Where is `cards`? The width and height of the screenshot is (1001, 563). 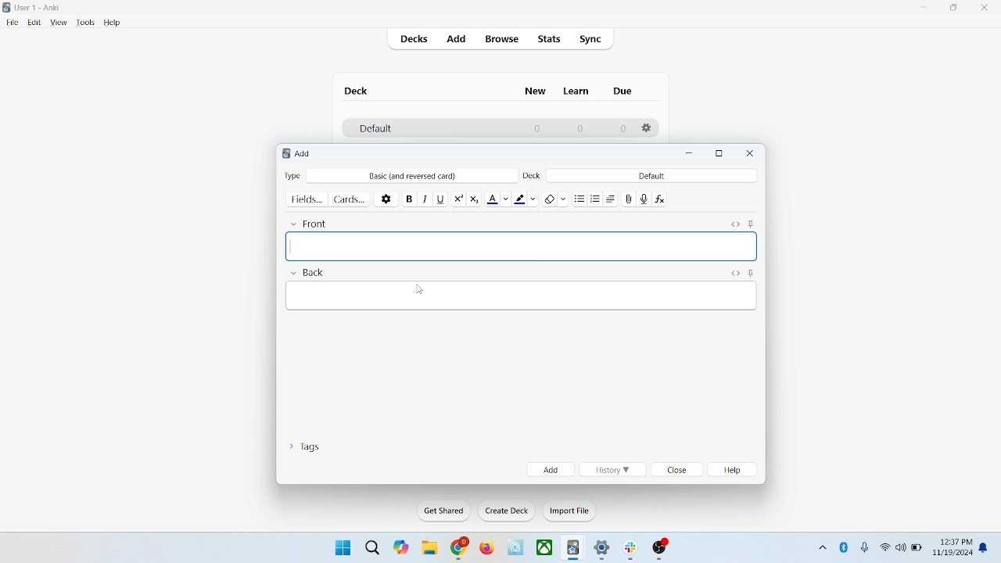
cards is located at coordinates (350, 199).